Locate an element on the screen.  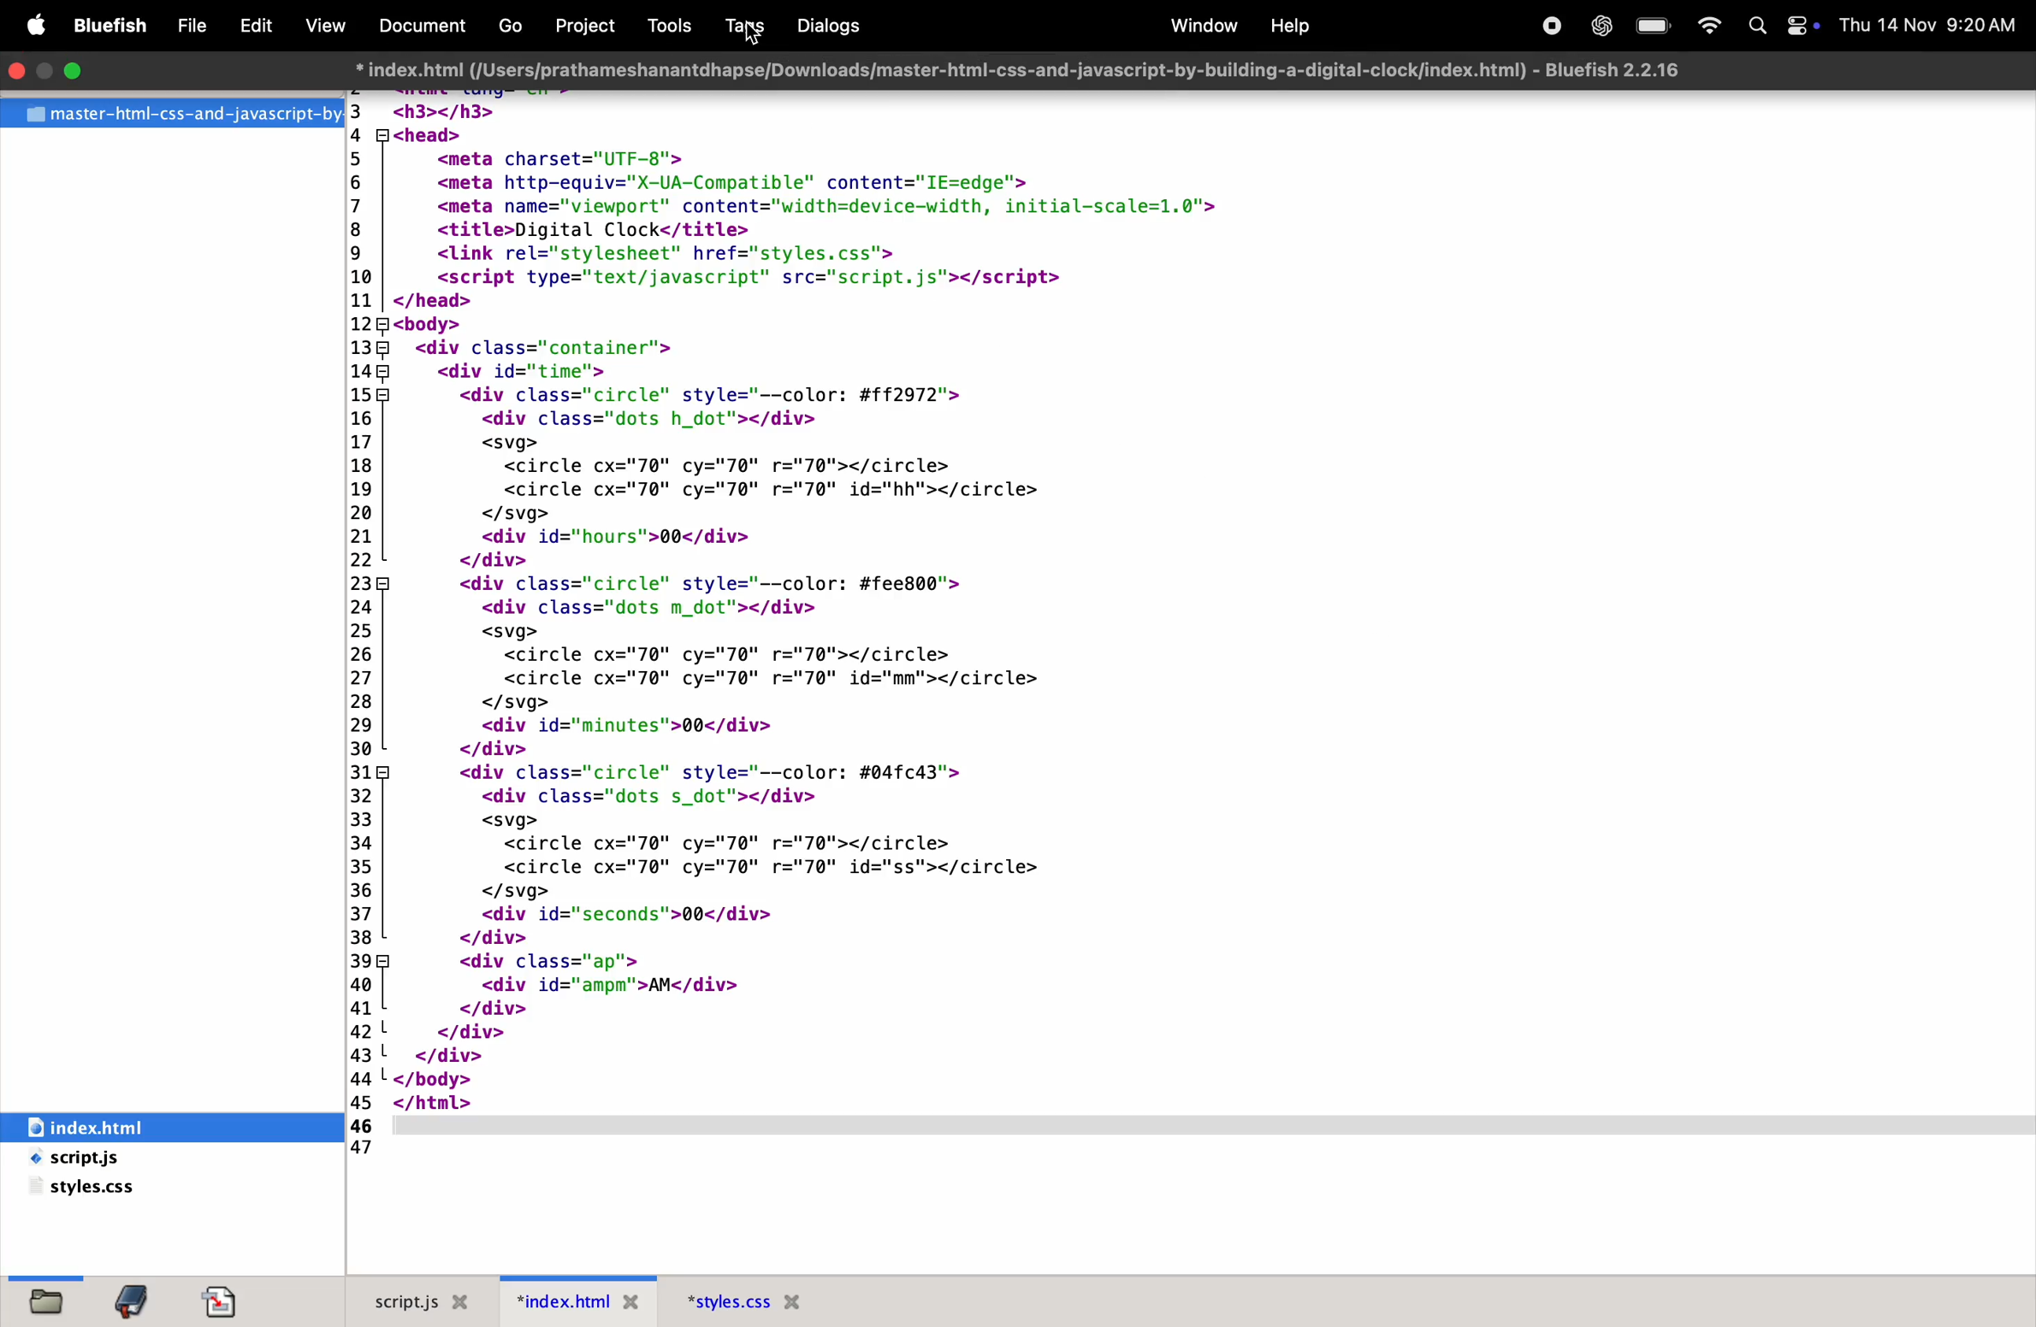
Dialogs is located at coordinates (835, 25).